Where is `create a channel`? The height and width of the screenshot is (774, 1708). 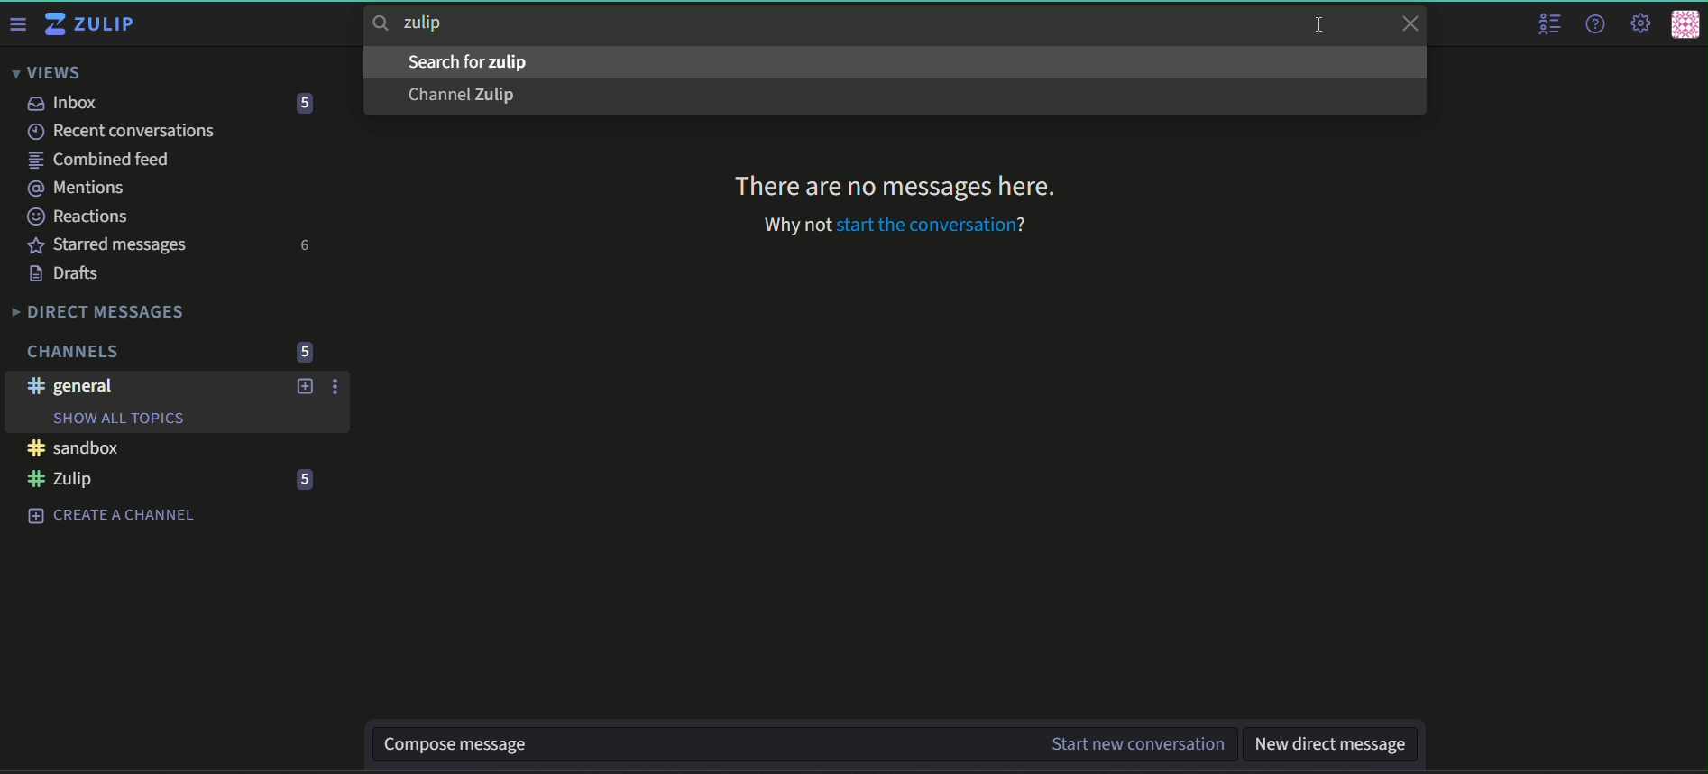
create a channel is located at coordinates (108, 515).